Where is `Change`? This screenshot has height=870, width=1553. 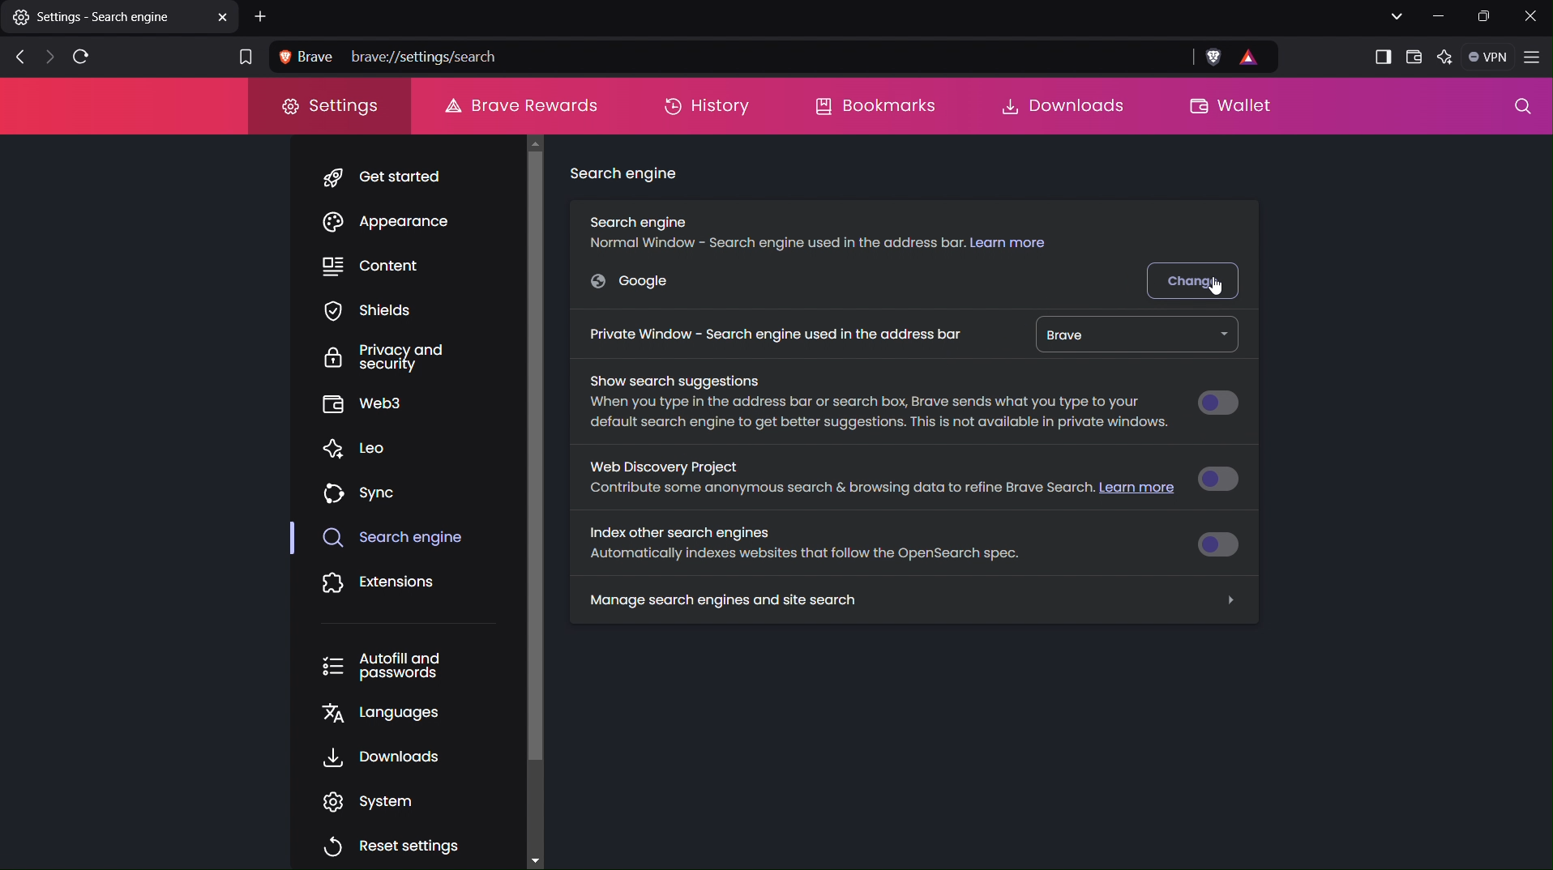
Change is located at coordinates (1196, 279).